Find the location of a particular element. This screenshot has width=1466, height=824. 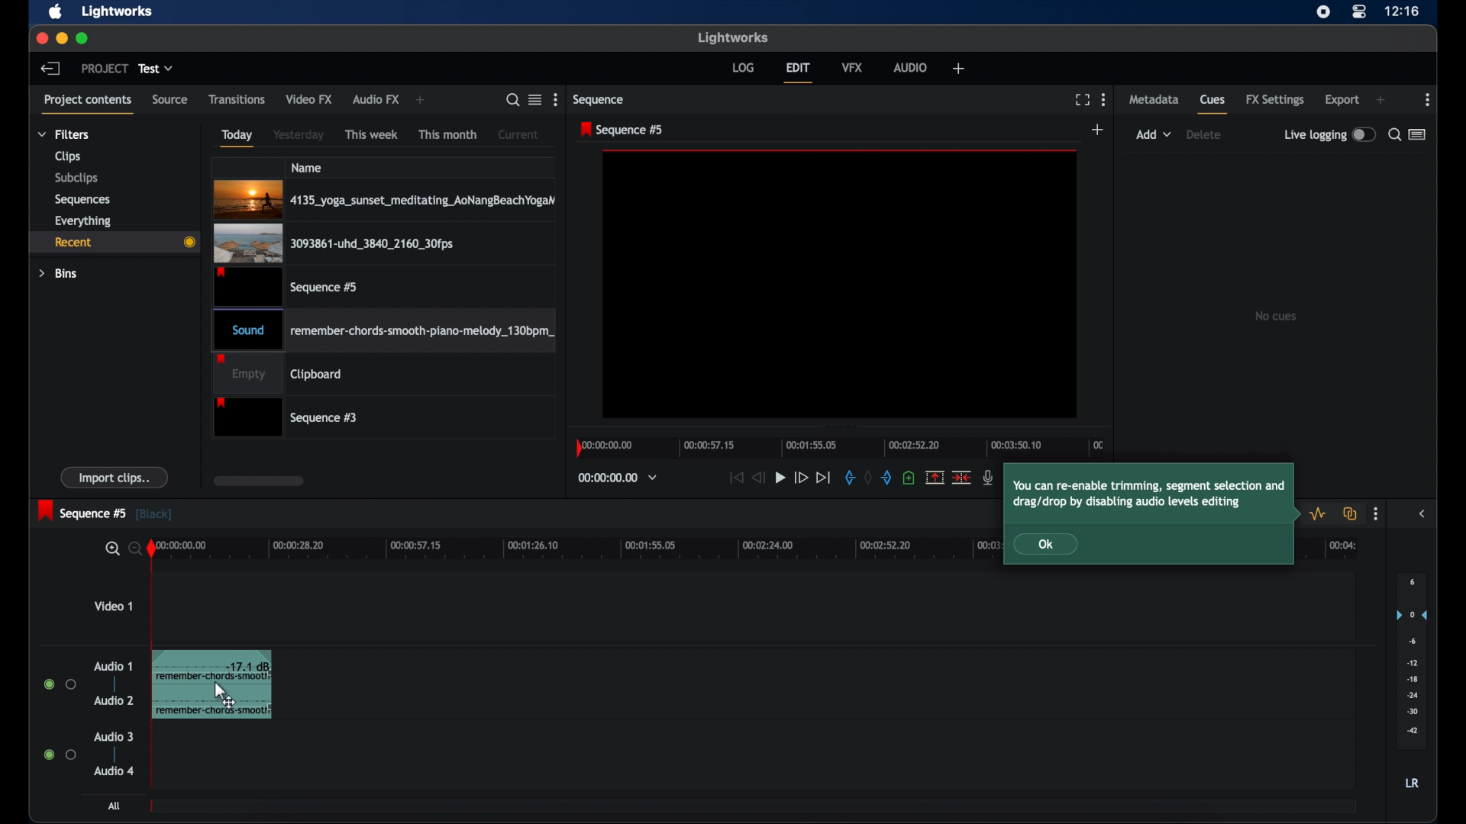

cues is located at coordinates (1214, 105).